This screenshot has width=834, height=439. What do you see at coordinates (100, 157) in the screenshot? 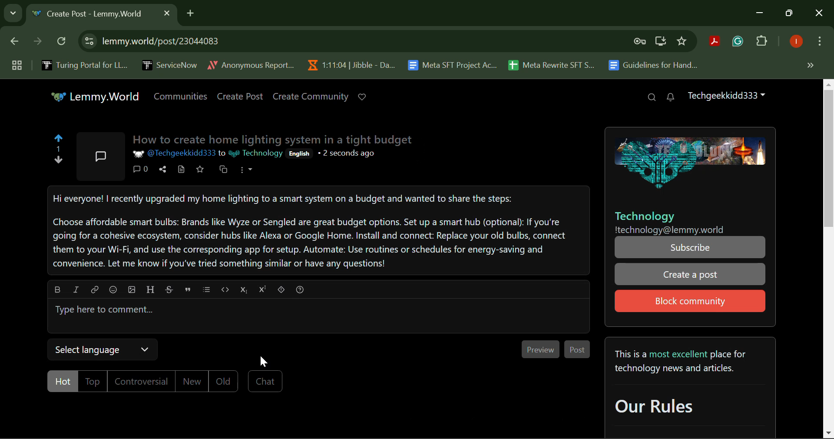
I see `Community Post Iconography` at bounding box center [100, 157].